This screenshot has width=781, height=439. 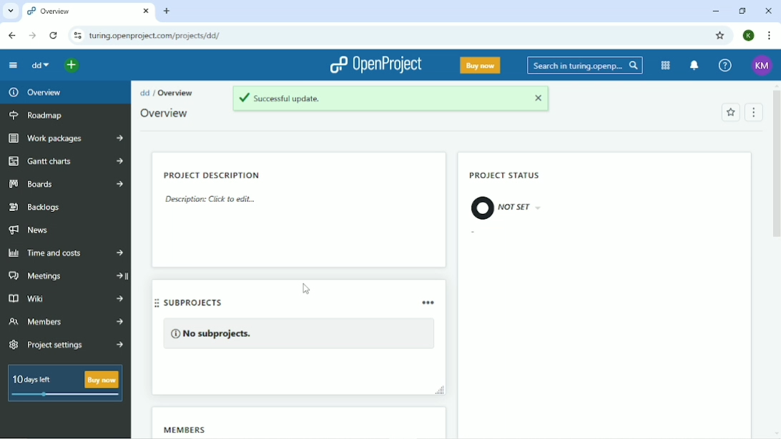 I want to click on Not set, so click(x=509, y=208).